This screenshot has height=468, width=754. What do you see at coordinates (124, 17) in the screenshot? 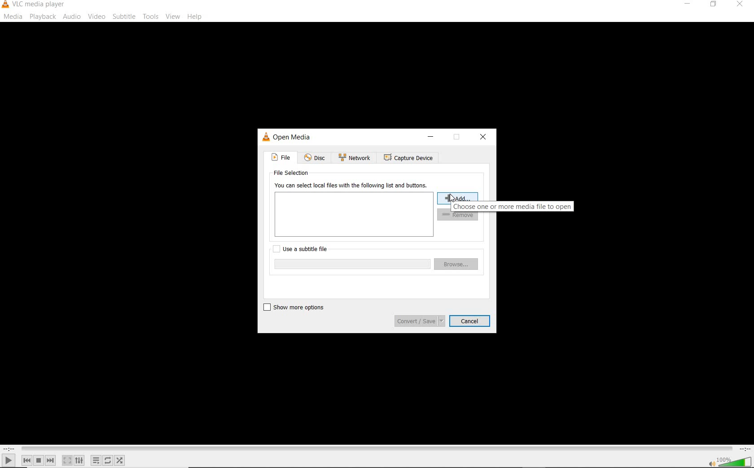
I see `subtitle` at bounding box center [124, 17].